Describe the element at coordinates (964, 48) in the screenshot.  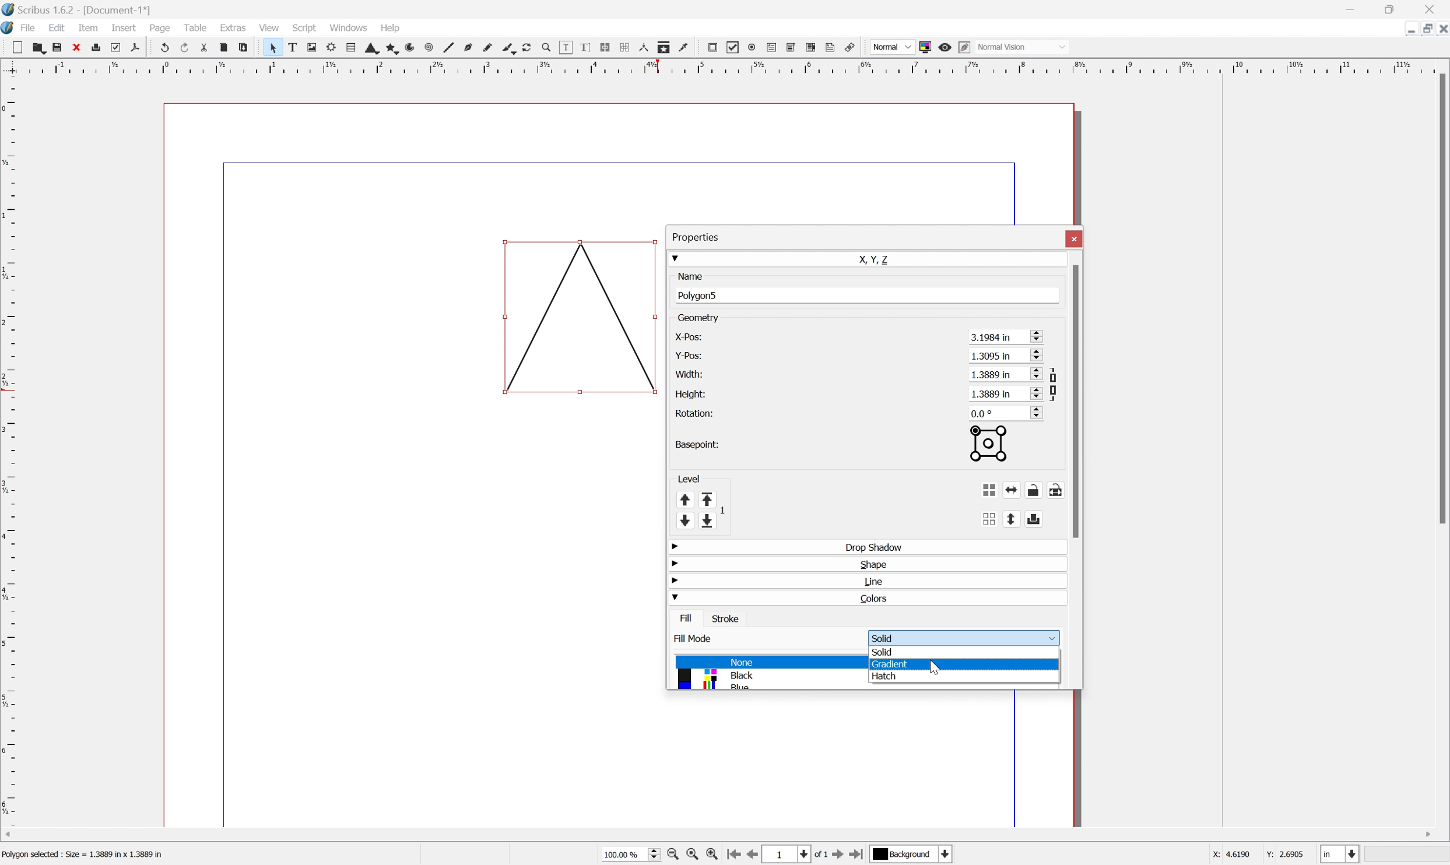
I see `Edit in preview mode` at that location.